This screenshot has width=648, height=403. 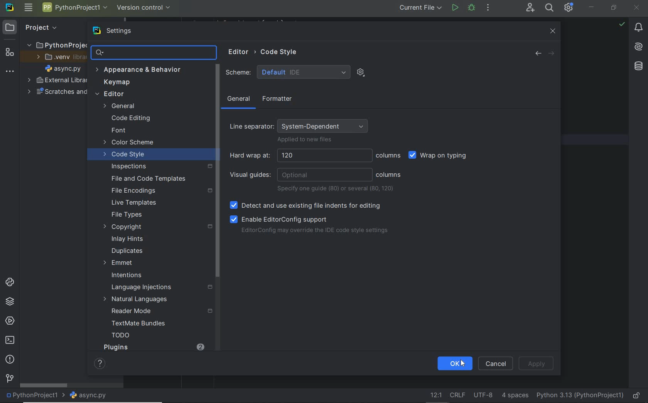 I want to click on inspections, so click(x=159, y=166).